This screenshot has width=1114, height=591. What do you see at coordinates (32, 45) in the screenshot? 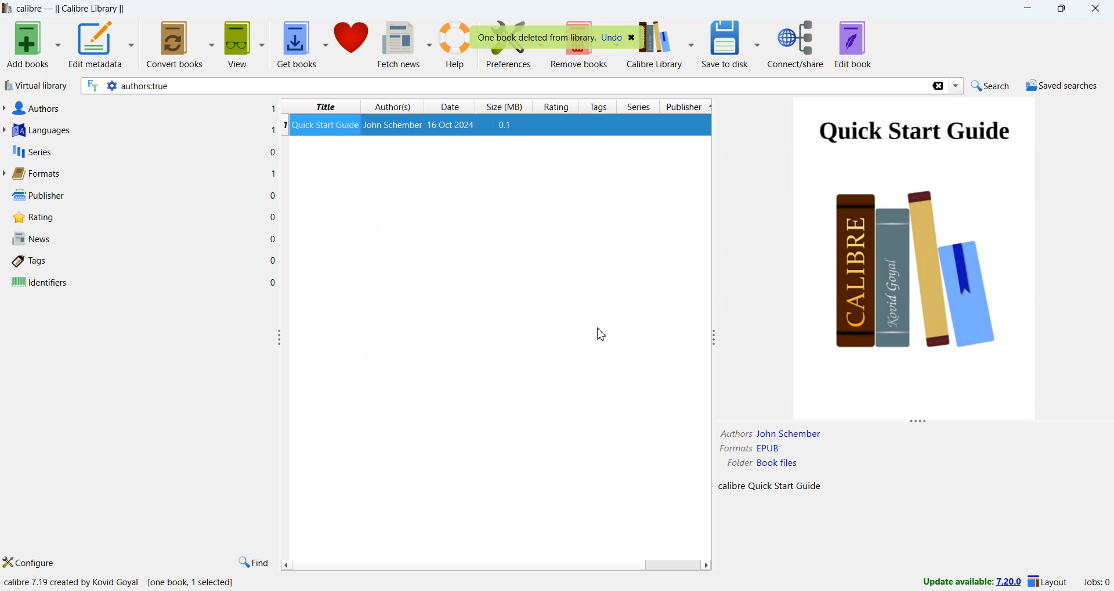
I see `add books` at bounding box center [32, 45].